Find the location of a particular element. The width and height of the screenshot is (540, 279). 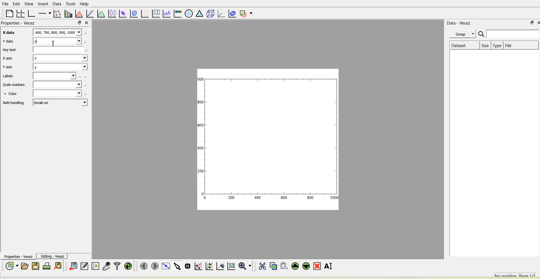

Export to graphics formats is located at coordinates (58, 266).